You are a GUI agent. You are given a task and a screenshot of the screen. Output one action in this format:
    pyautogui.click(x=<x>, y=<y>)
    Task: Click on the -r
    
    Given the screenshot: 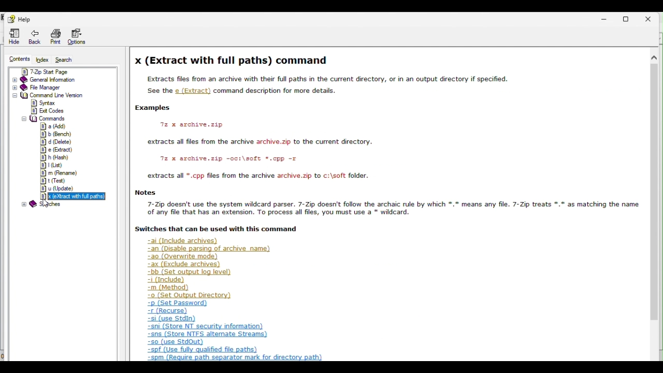 What is the action you would take?
    pyautogui.click(x=169, y=311)
    